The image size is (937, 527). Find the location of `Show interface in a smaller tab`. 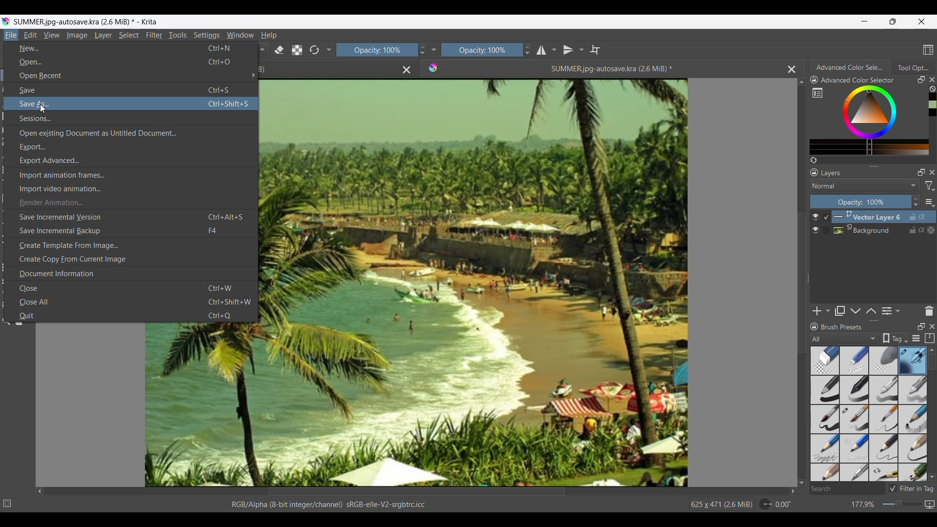

Show interface in a smaller tab is located at coordinates (893, 21).